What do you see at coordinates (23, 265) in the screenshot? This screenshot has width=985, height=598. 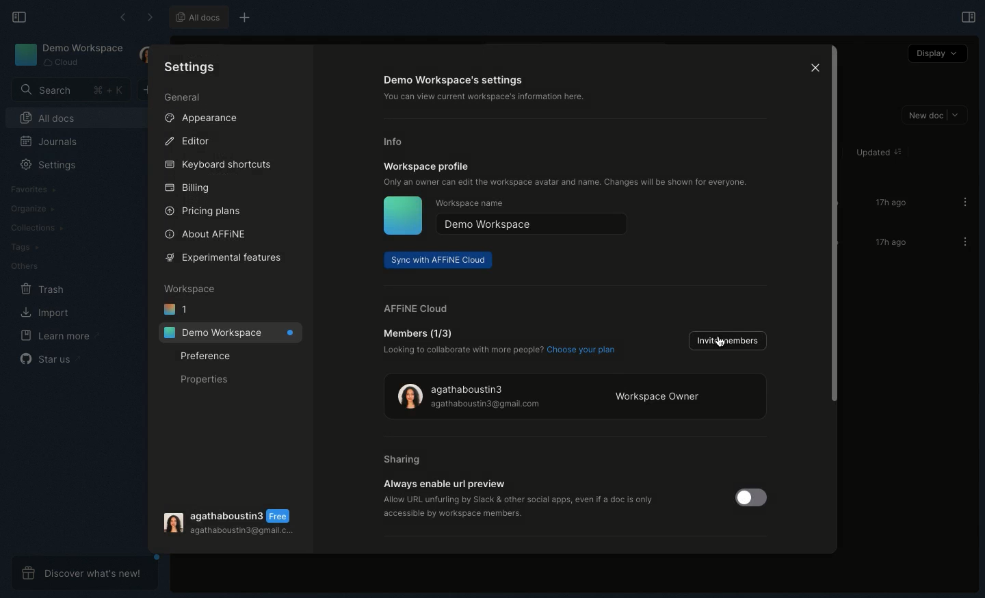 I see `Others` at bounding box center [23, 265].